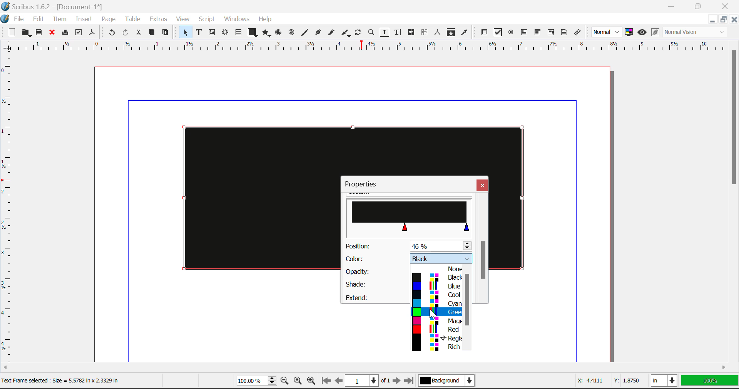 This screenshot has height=389, width=739. I want to click on scribus logo, so click(6, 19).